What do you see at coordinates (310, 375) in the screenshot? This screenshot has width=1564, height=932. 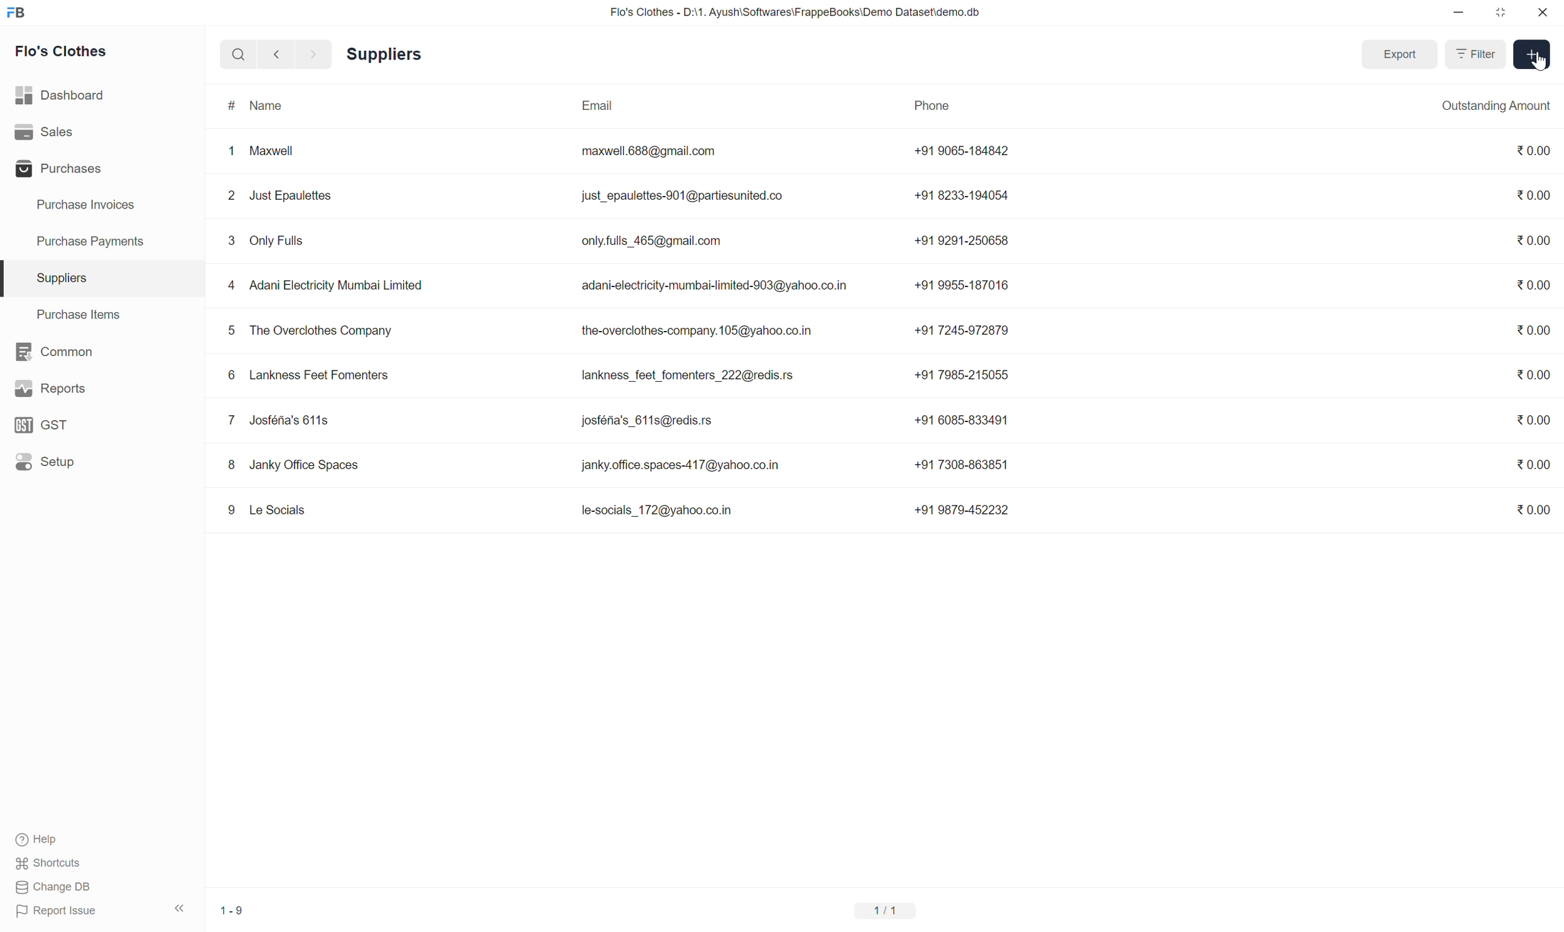 I see `6 Lankness Feet Fomenters` at bounding box center [310, 375].